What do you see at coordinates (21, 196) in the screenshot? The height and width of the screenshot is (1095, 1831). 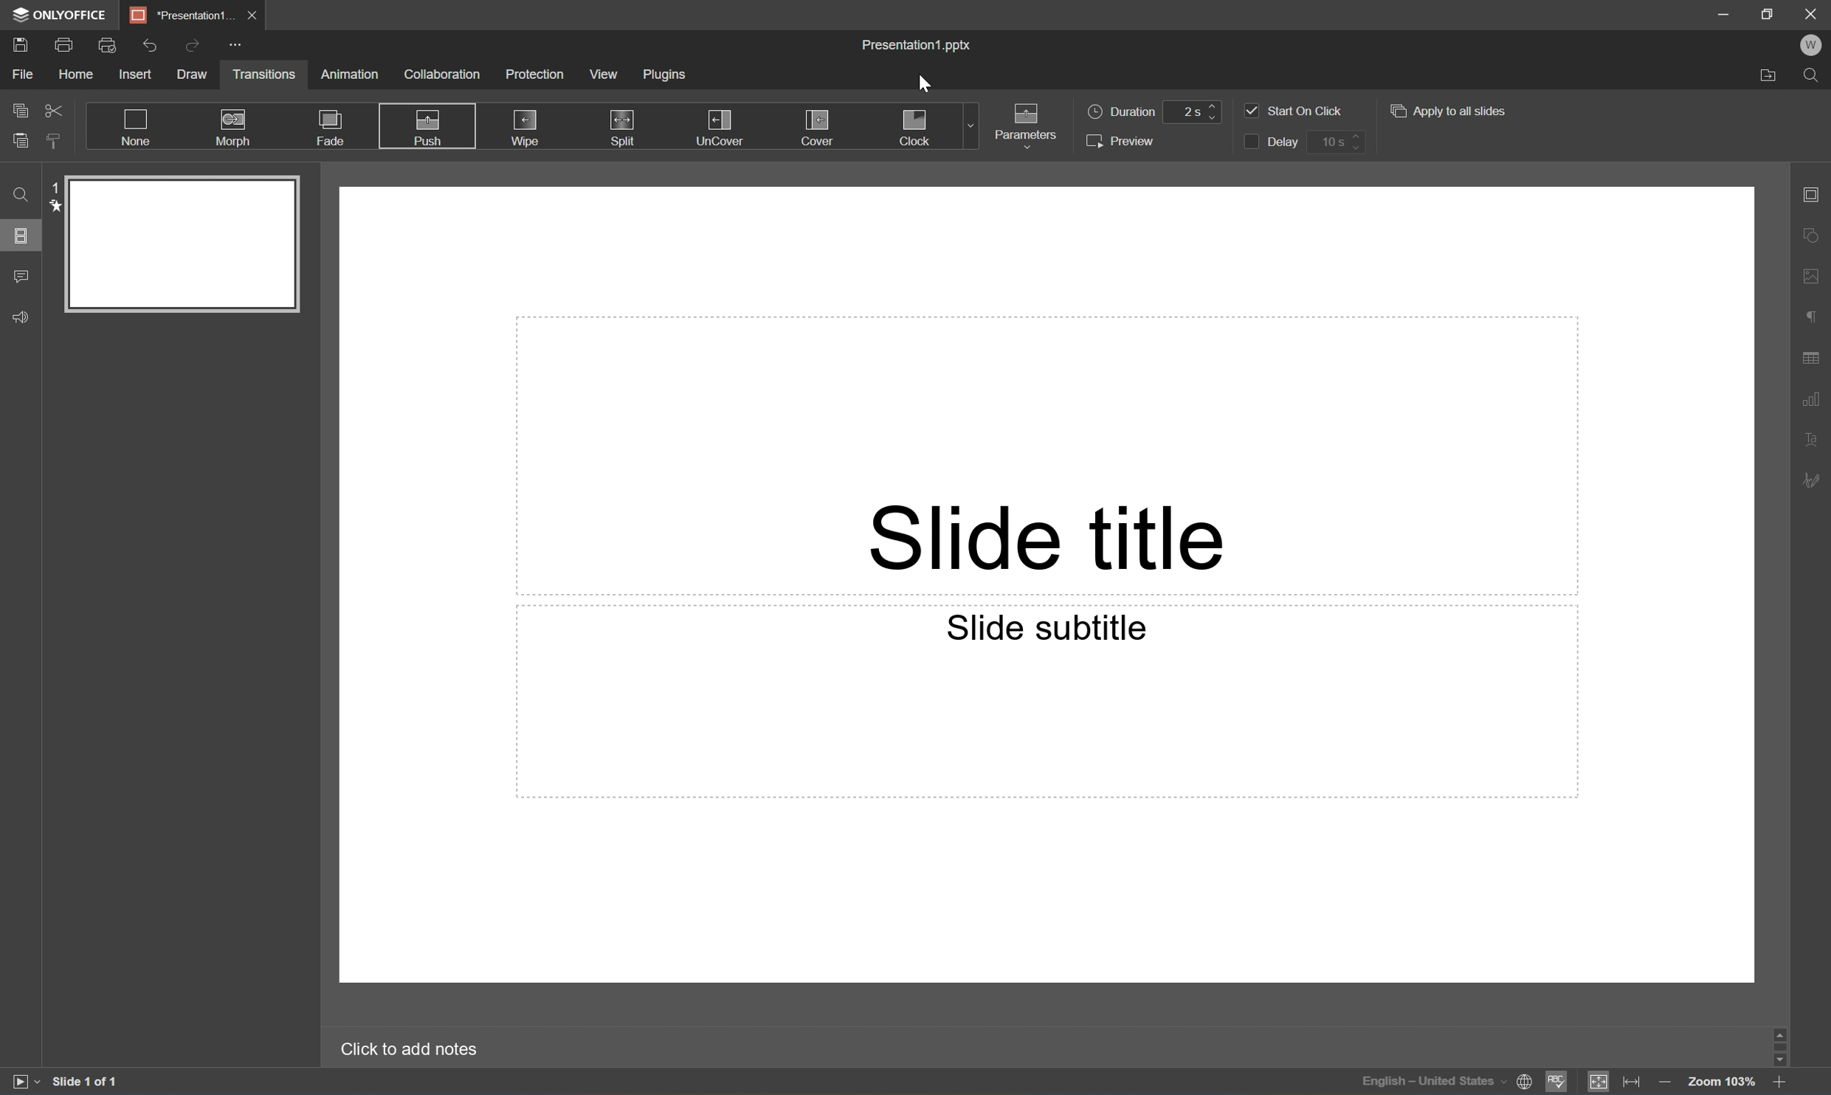 I see `Find` at bounding box center [21, 196].